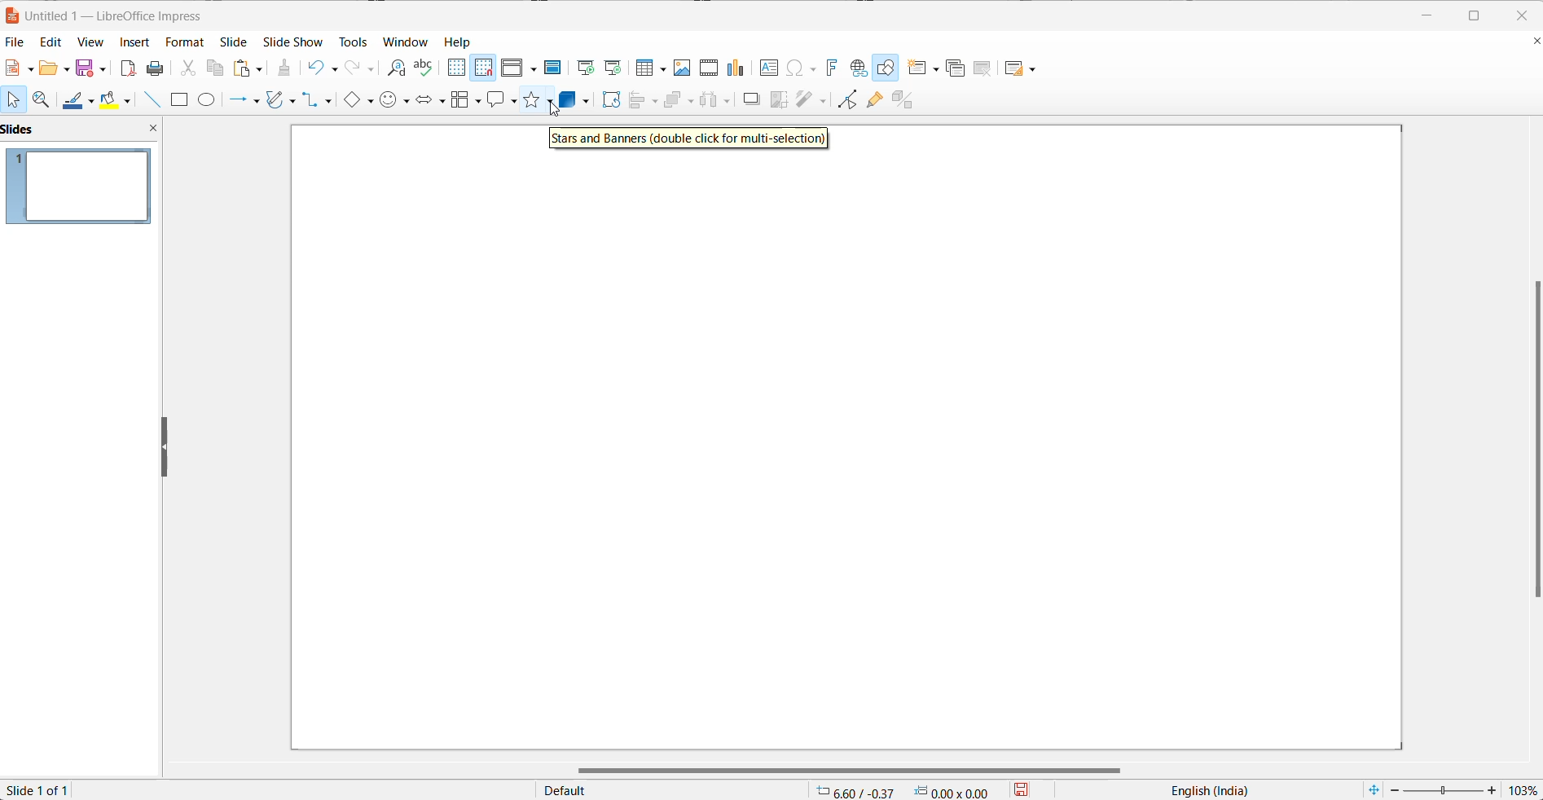  What do you see at coordinates (846, 102) in the screenshot?
I see `show toggle edit mode` at bounding box center [846, 102].